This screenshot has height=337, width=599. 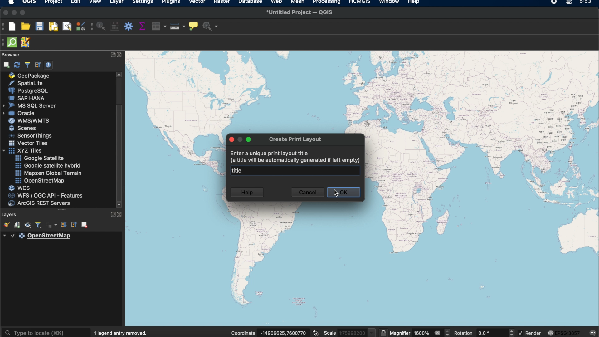 I want to click on HCMGIS, so click(x=360, y=2).